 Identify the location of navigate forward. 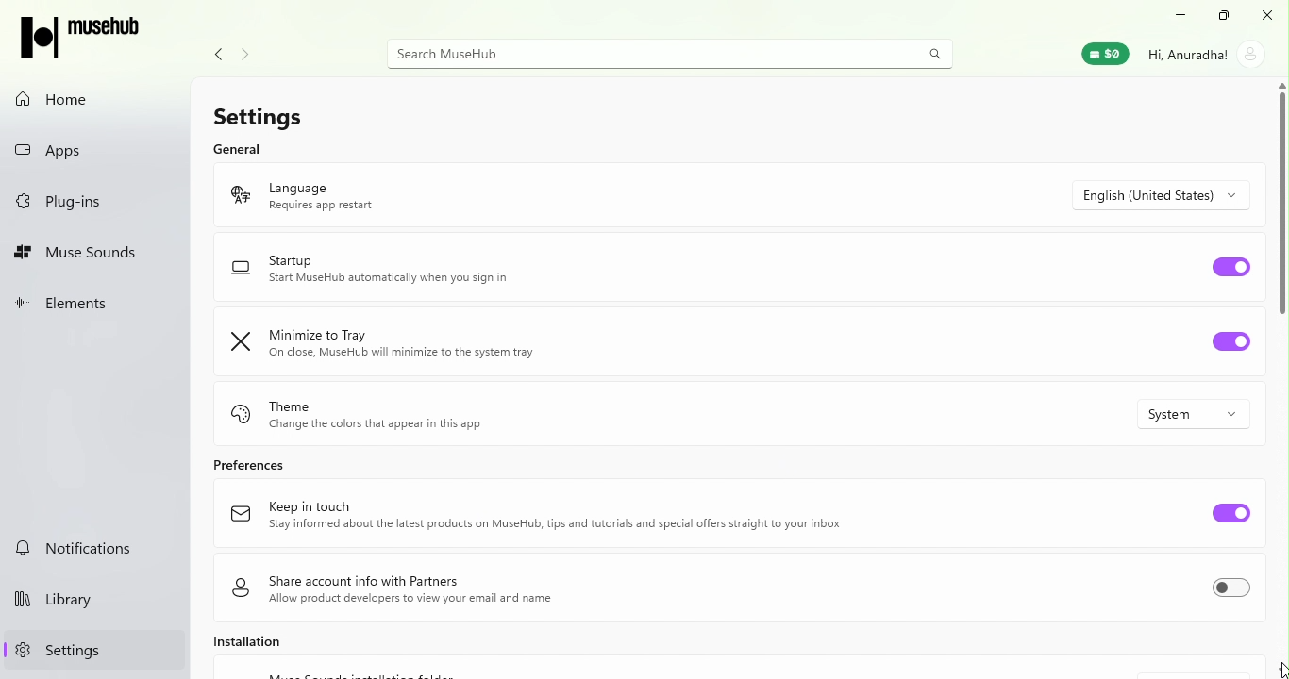
(244, 56).